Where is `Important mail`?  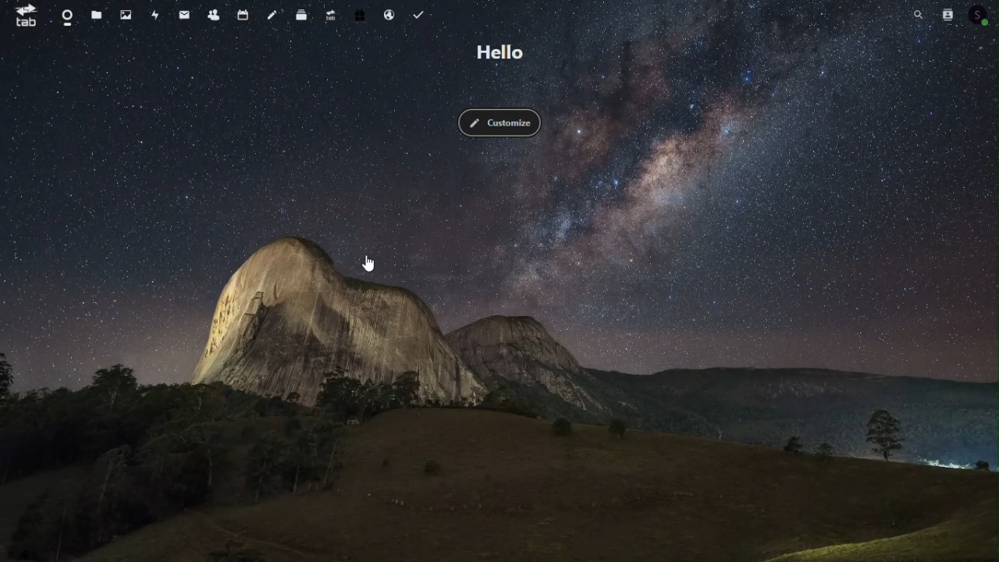
Important mail is located at coordinates (183, 15).